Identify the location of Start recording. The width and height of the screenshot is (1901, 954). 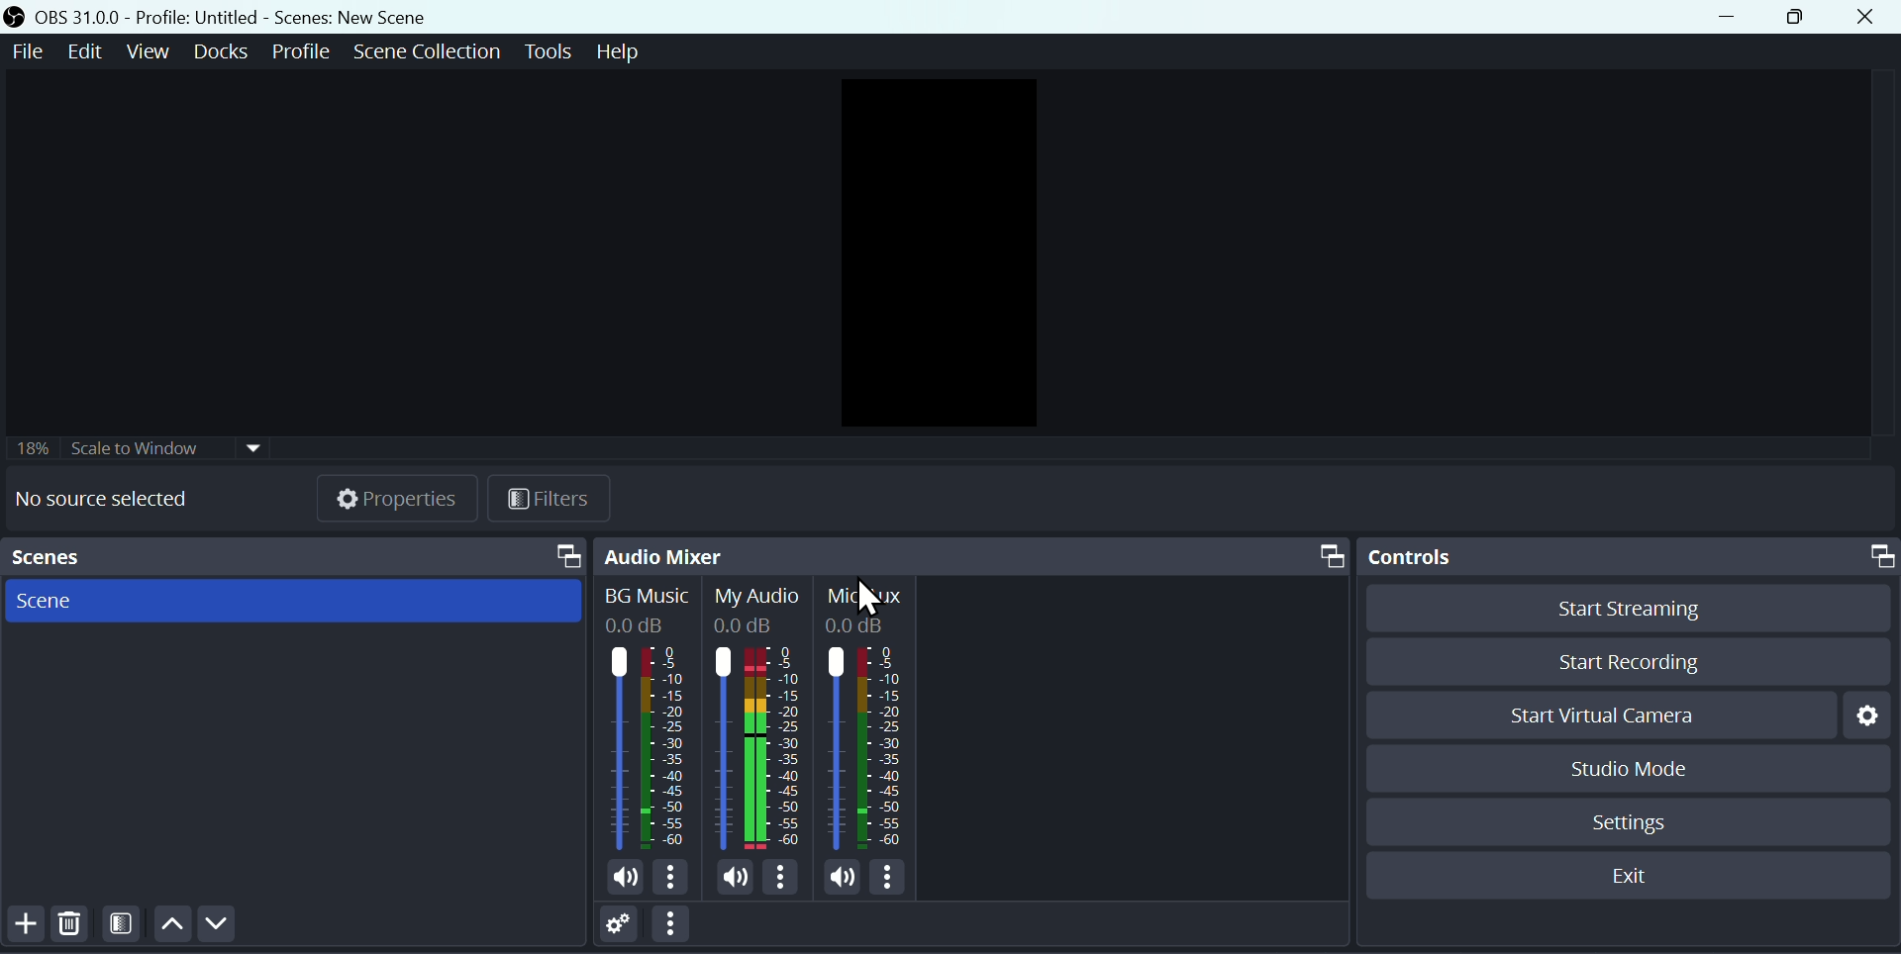
(1616, 662).